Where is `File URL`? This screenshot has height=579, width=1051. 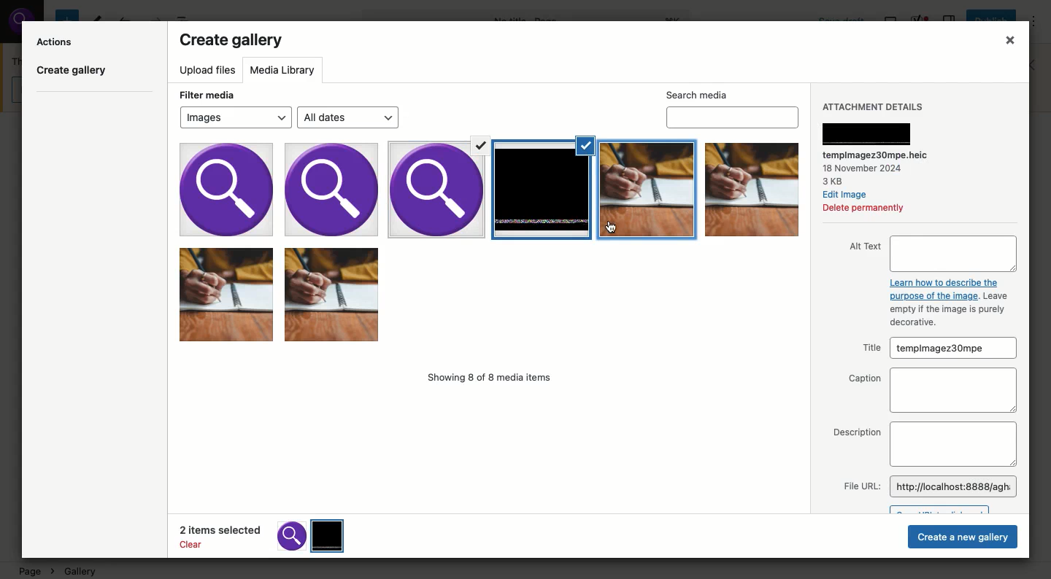
File URL is located at coordinates (928, 486).